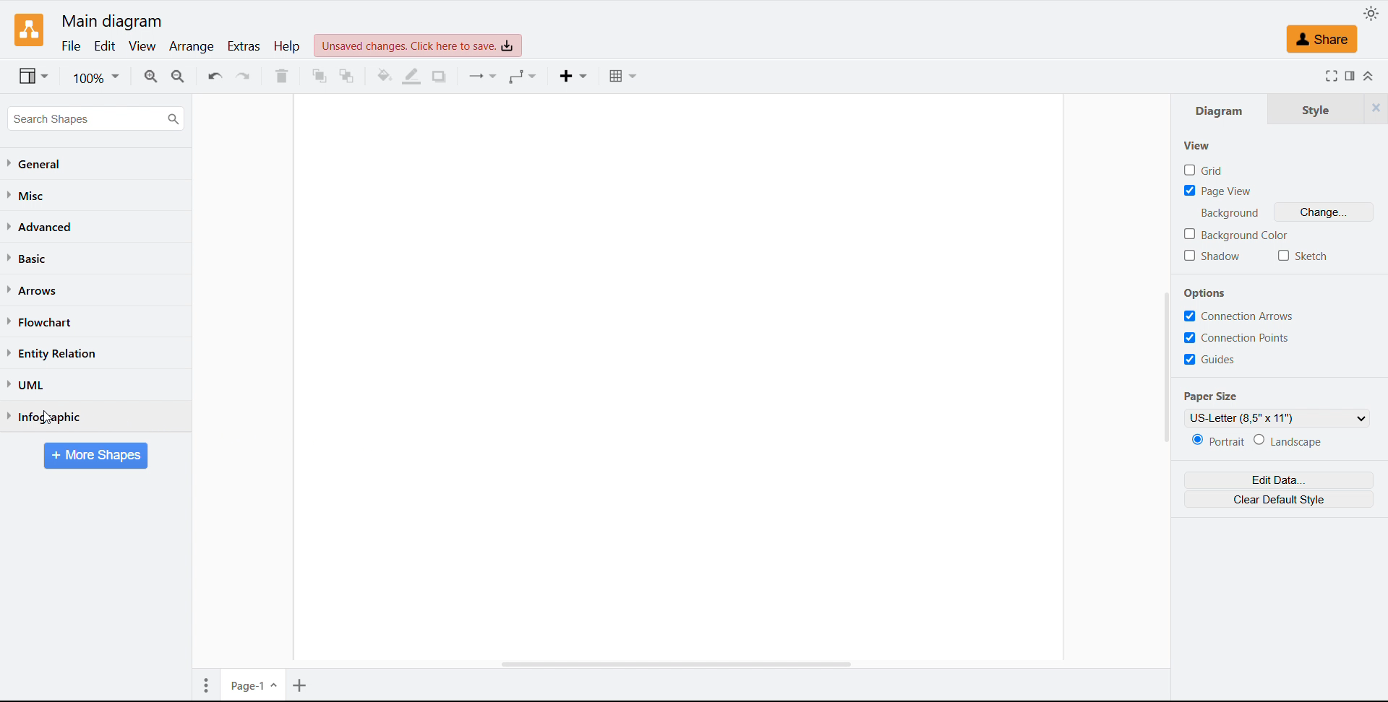 This screenshot has height=702, width=1388. What do you see at coordinates (1303, 256) in the screenshot?
I see `Sketch ` at bounding box center [1303, 256].